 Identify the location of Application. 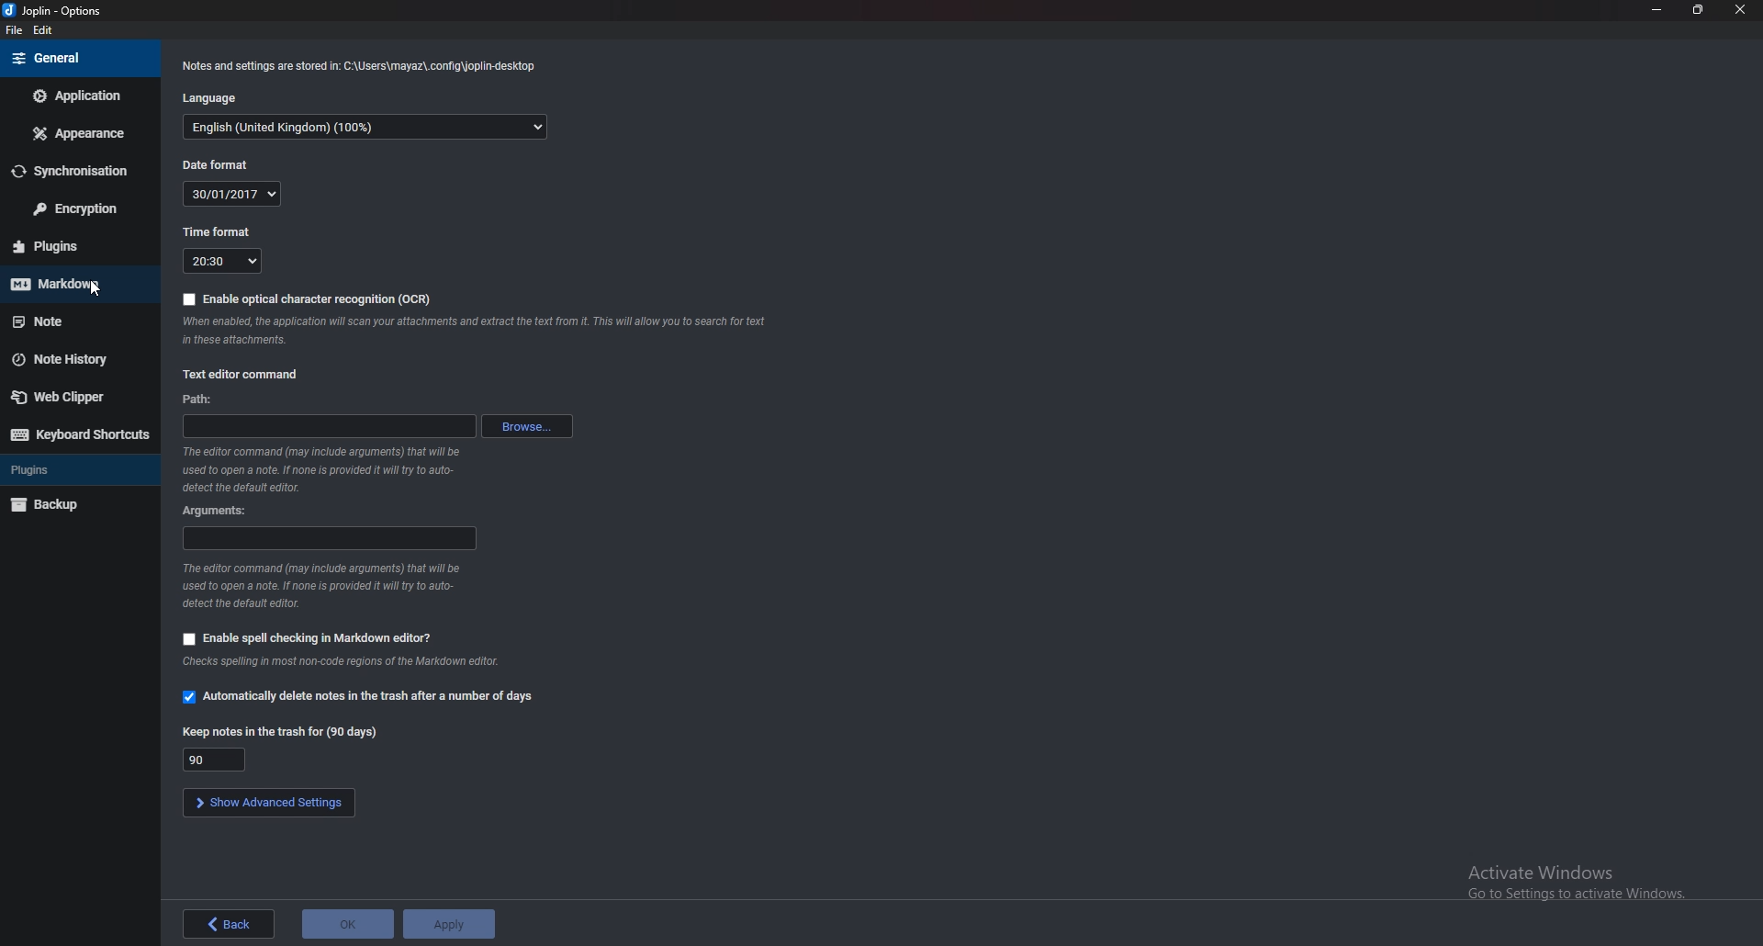
(78, 98).